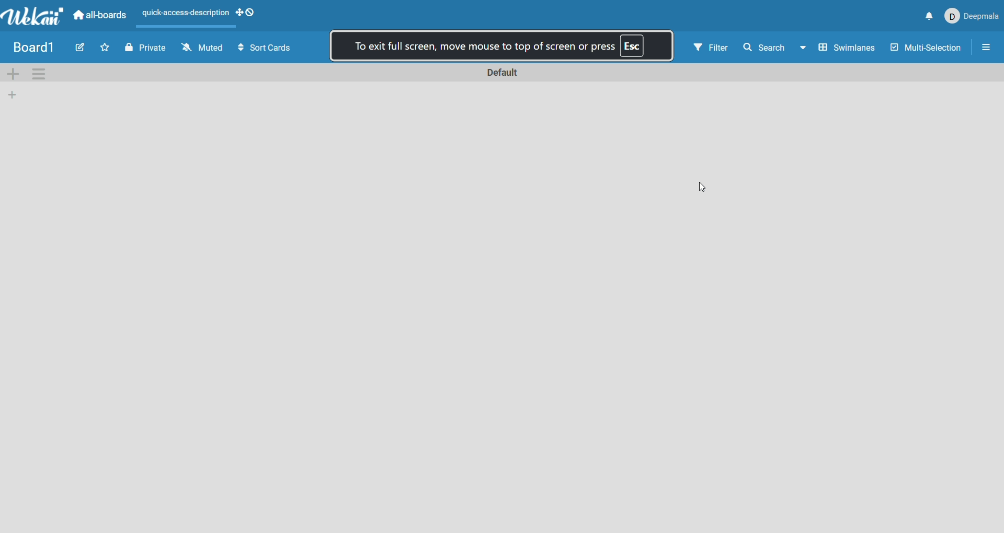 This screenshot has height=533, width=1004. What do you see at coordinates (502, 73) in the screenshot?
I see `default` at bounding box center [502, 73].